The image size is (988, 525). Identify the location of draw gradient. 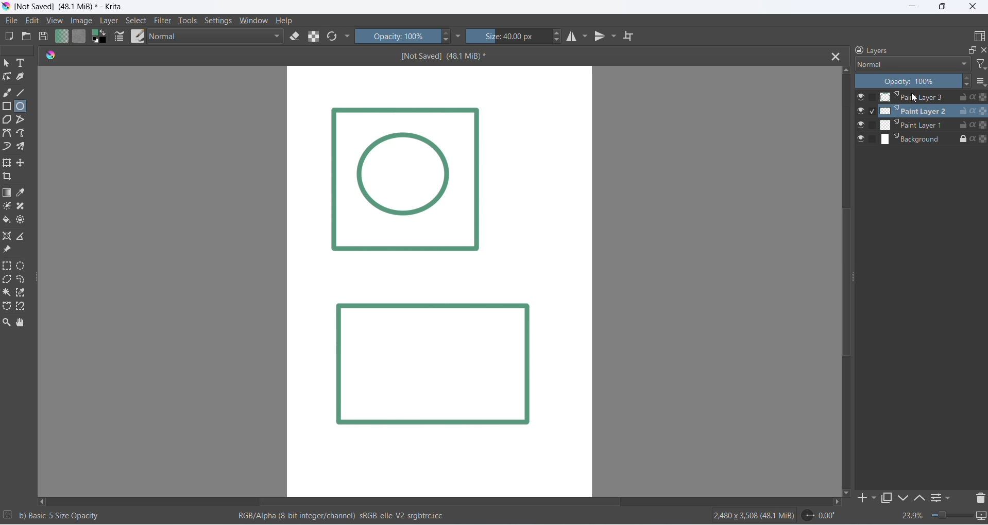
(7, 193).